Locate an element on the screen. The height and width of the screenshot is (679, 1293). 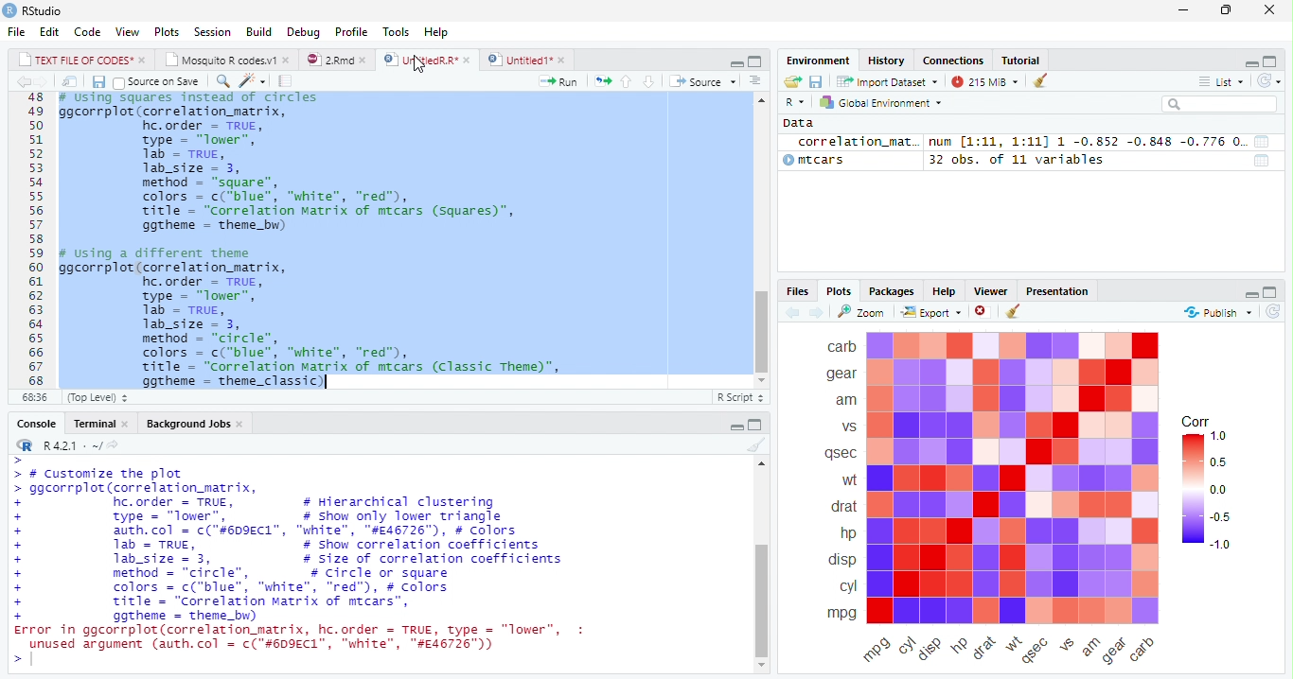
go back to the previous source location is located at coordinates (27, 83).